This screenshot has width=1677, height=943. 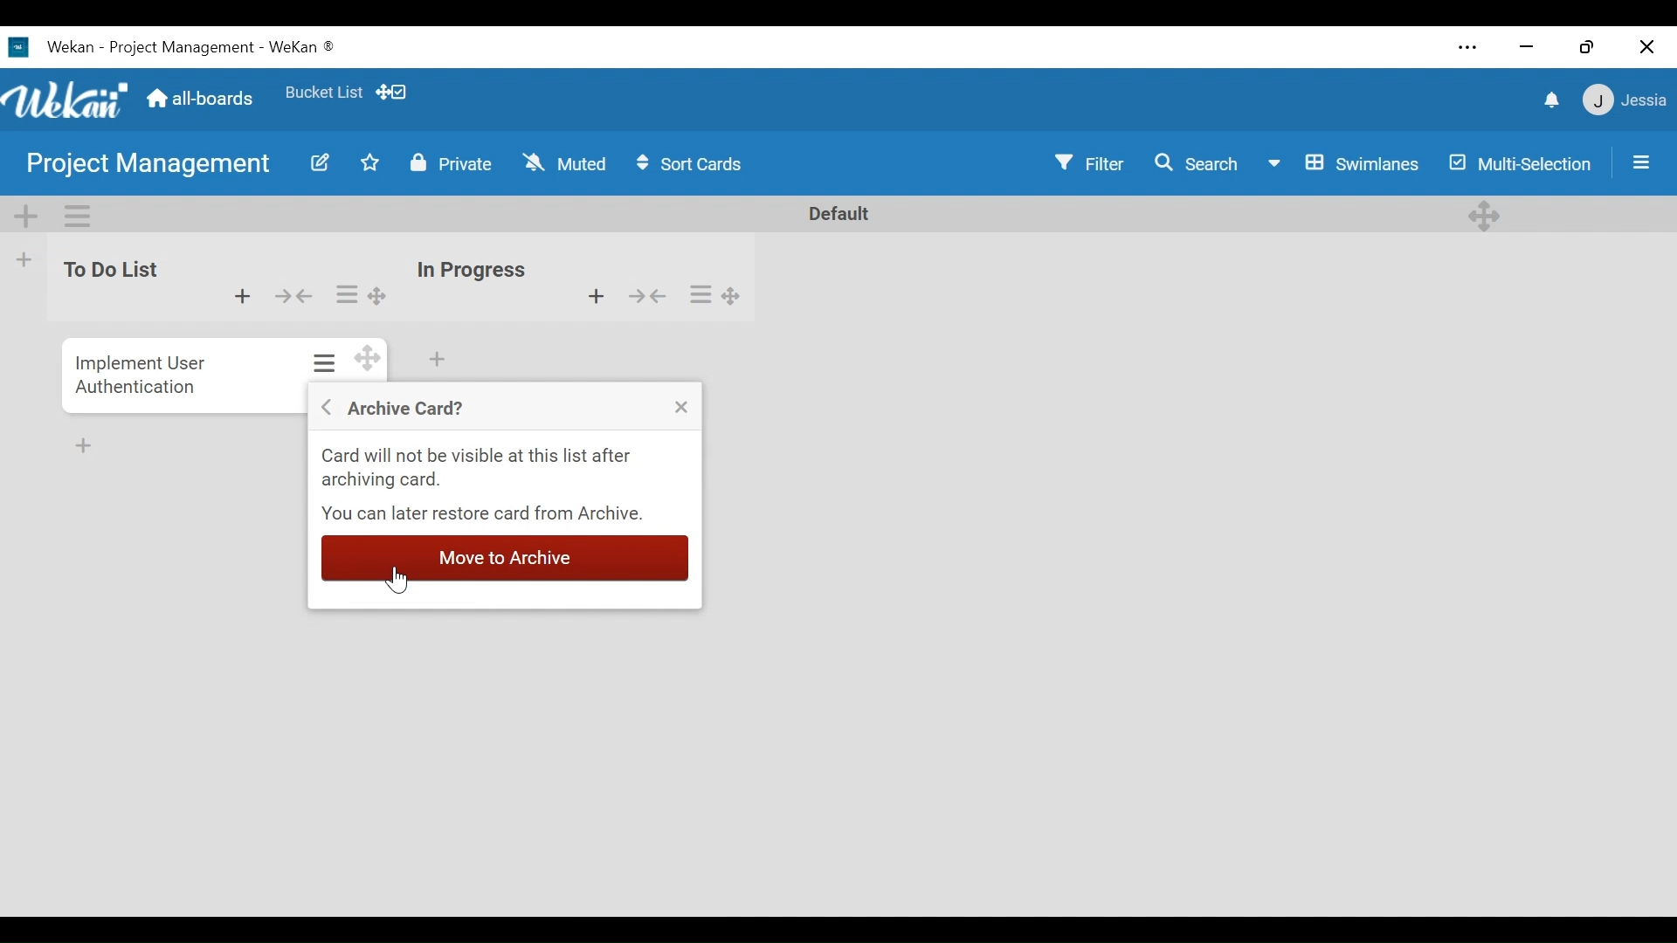 I want to click on Settings and more, so click(x=1470, y=46).